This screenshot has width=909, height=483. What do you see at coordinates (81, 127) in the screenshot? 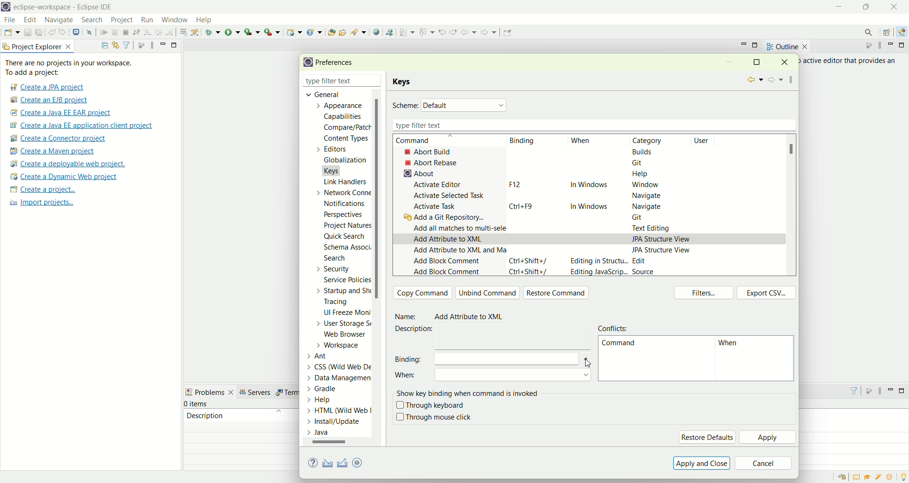
I see `create a Java EE application client project` at bounding box center [81, 127].